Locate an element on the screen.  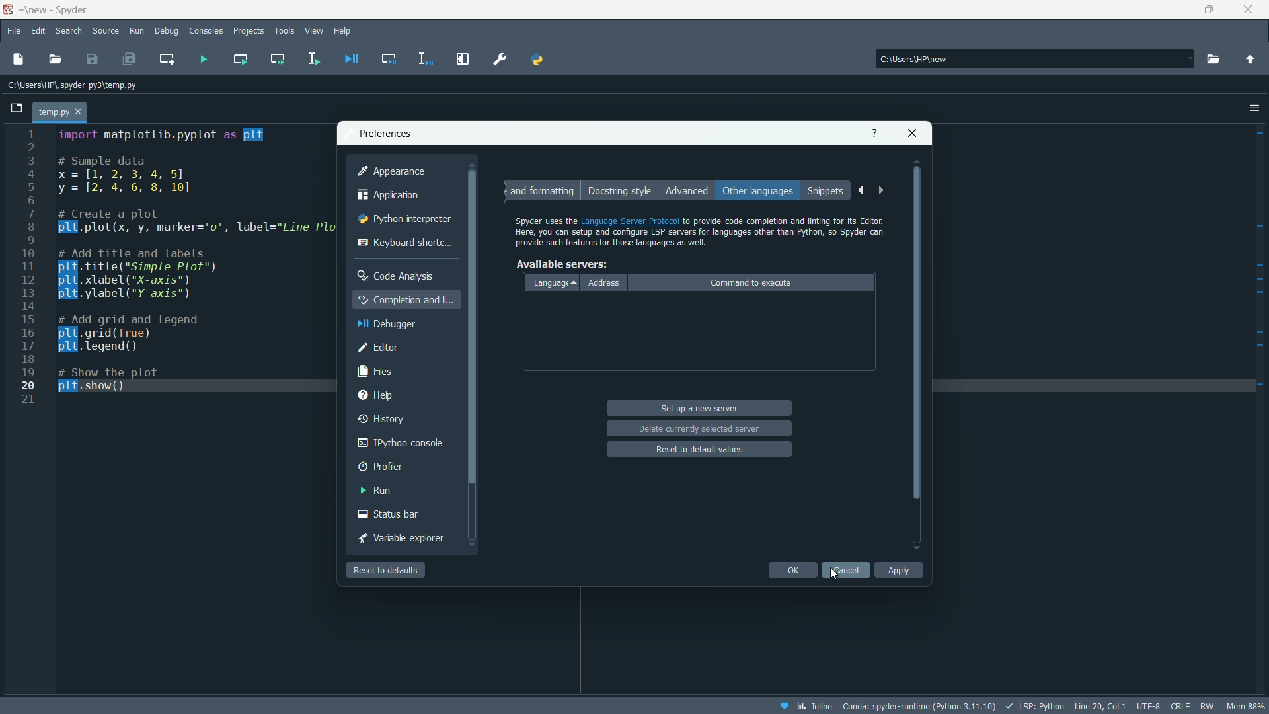
scroll bar is located at coordinates (917, 356).